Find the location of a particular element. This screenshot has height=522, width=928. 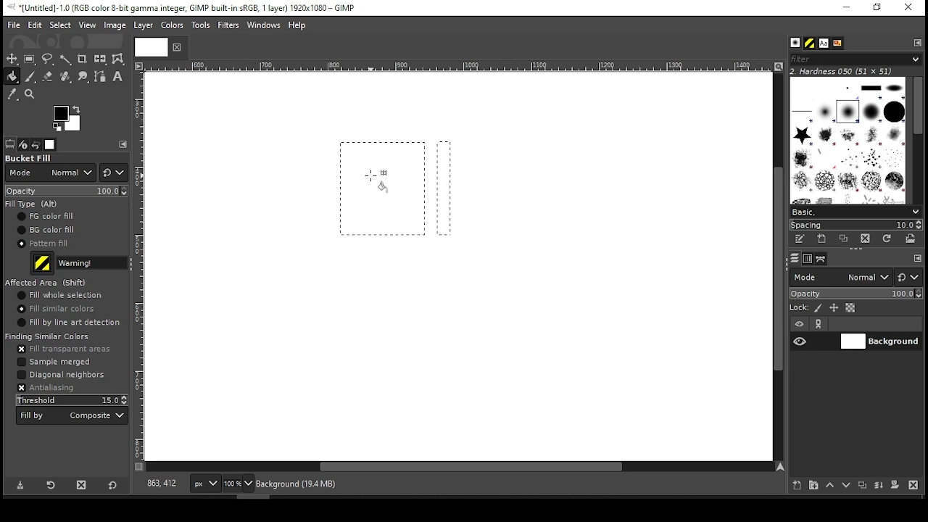

zoom level is located at coordinates (238, 485).